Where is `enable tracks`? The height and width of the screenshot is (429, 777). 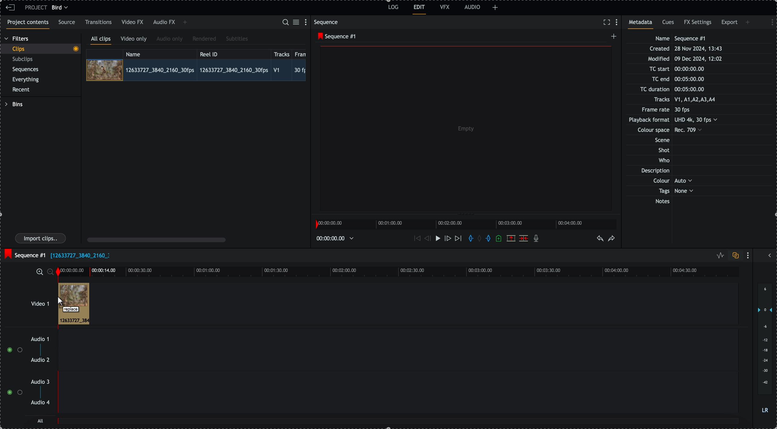
enable tracks is located at coordinates (12, 371).